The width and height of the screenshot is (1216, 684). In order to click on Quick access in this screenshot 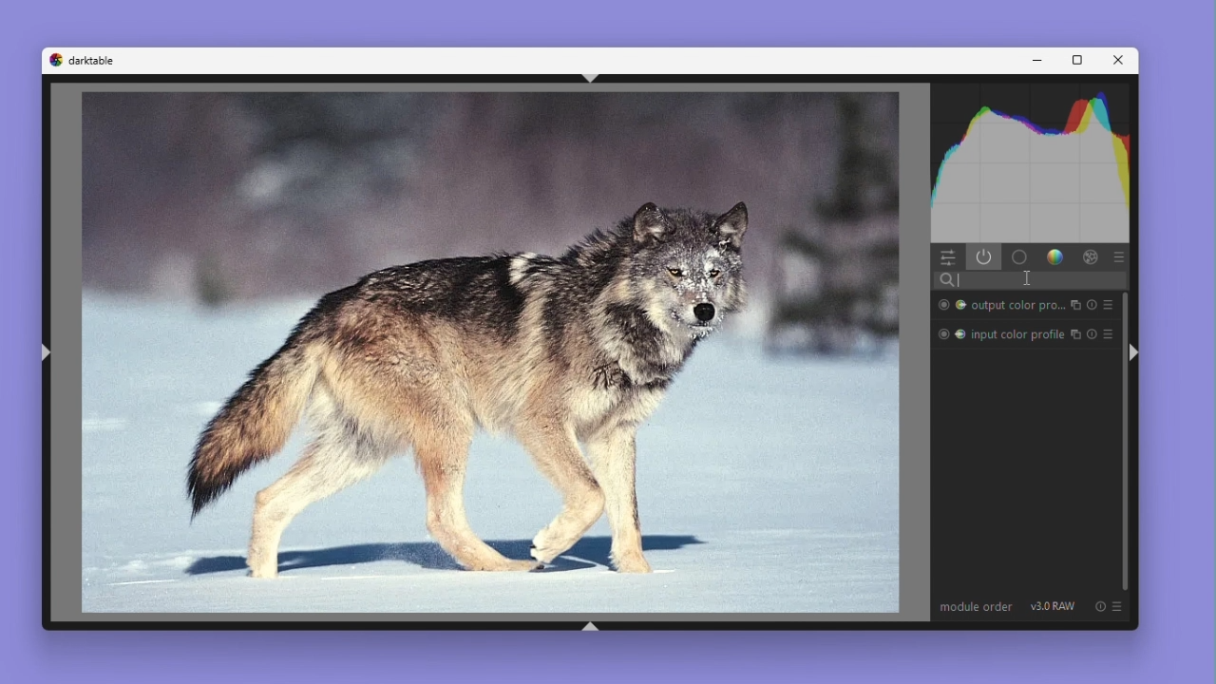, I will do `click(946, 256)`.